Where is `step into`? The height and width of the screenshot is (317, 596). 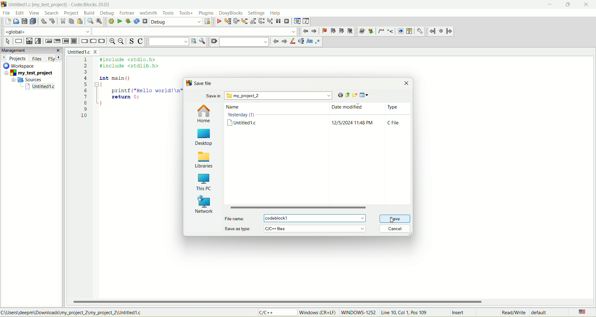
step into is located at coordinates (245, 21).